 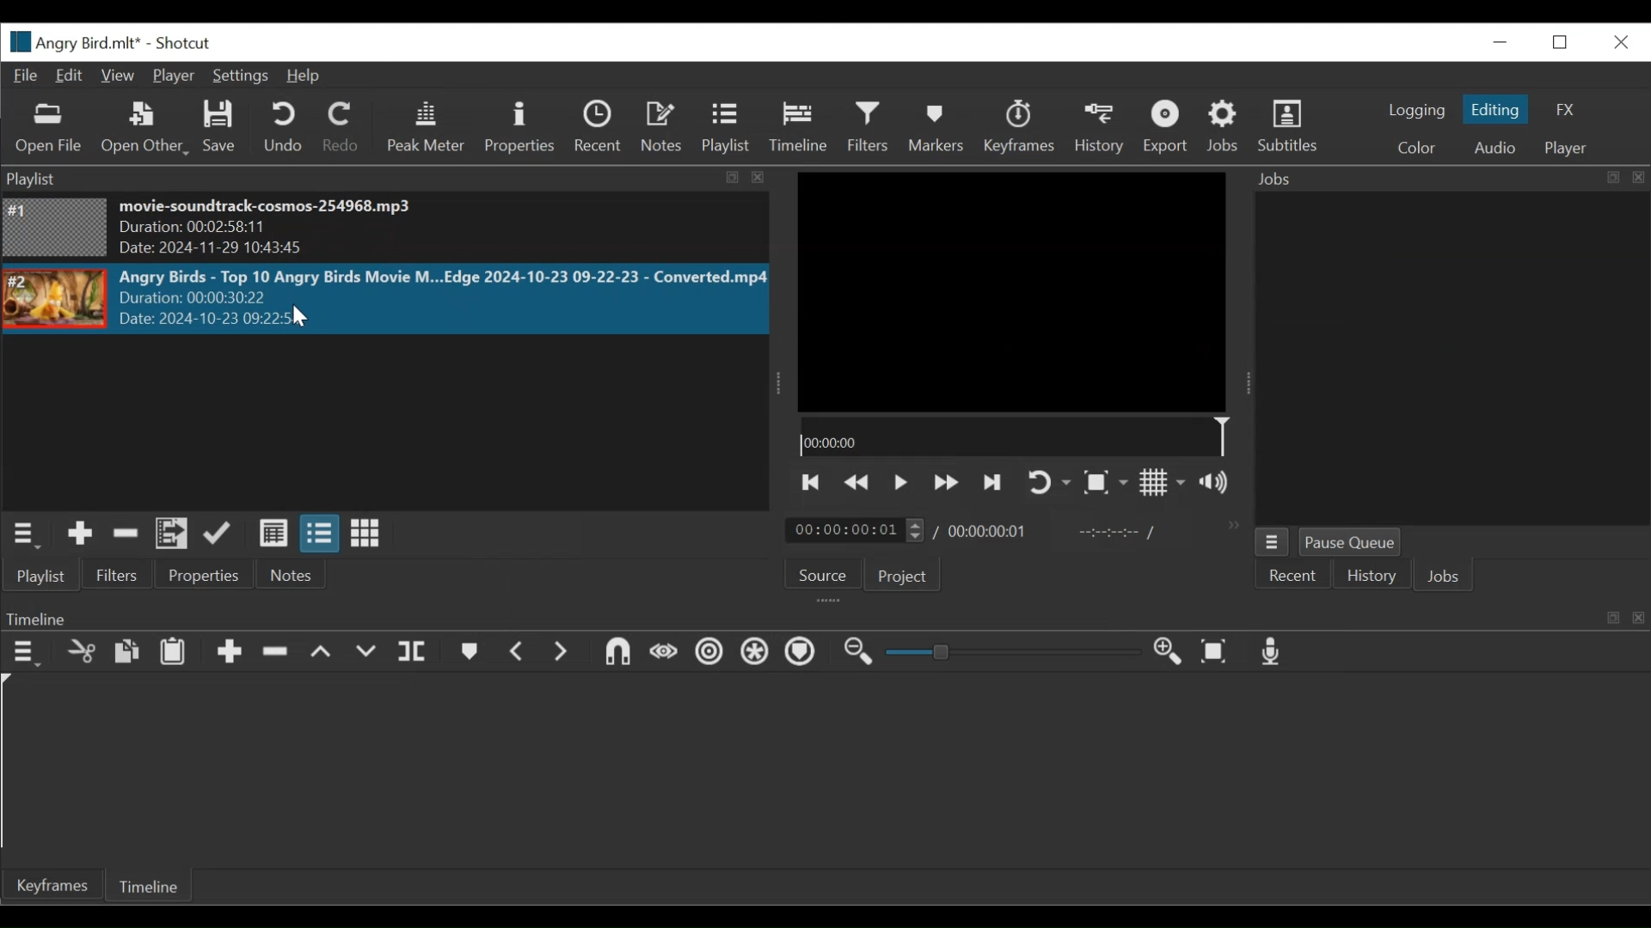 I want to click on Ripple all tracks, so click(x=757, y=655).